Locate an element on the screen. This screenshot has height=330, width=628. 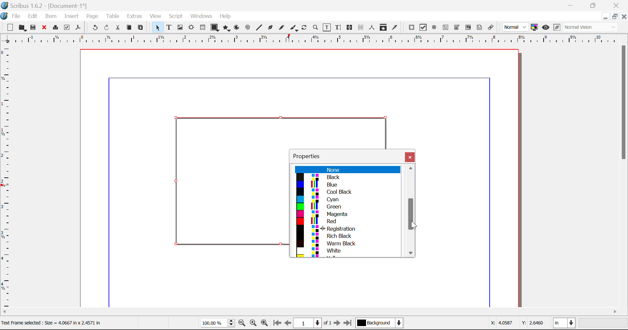
Blue is located at coordinates (347, 185).